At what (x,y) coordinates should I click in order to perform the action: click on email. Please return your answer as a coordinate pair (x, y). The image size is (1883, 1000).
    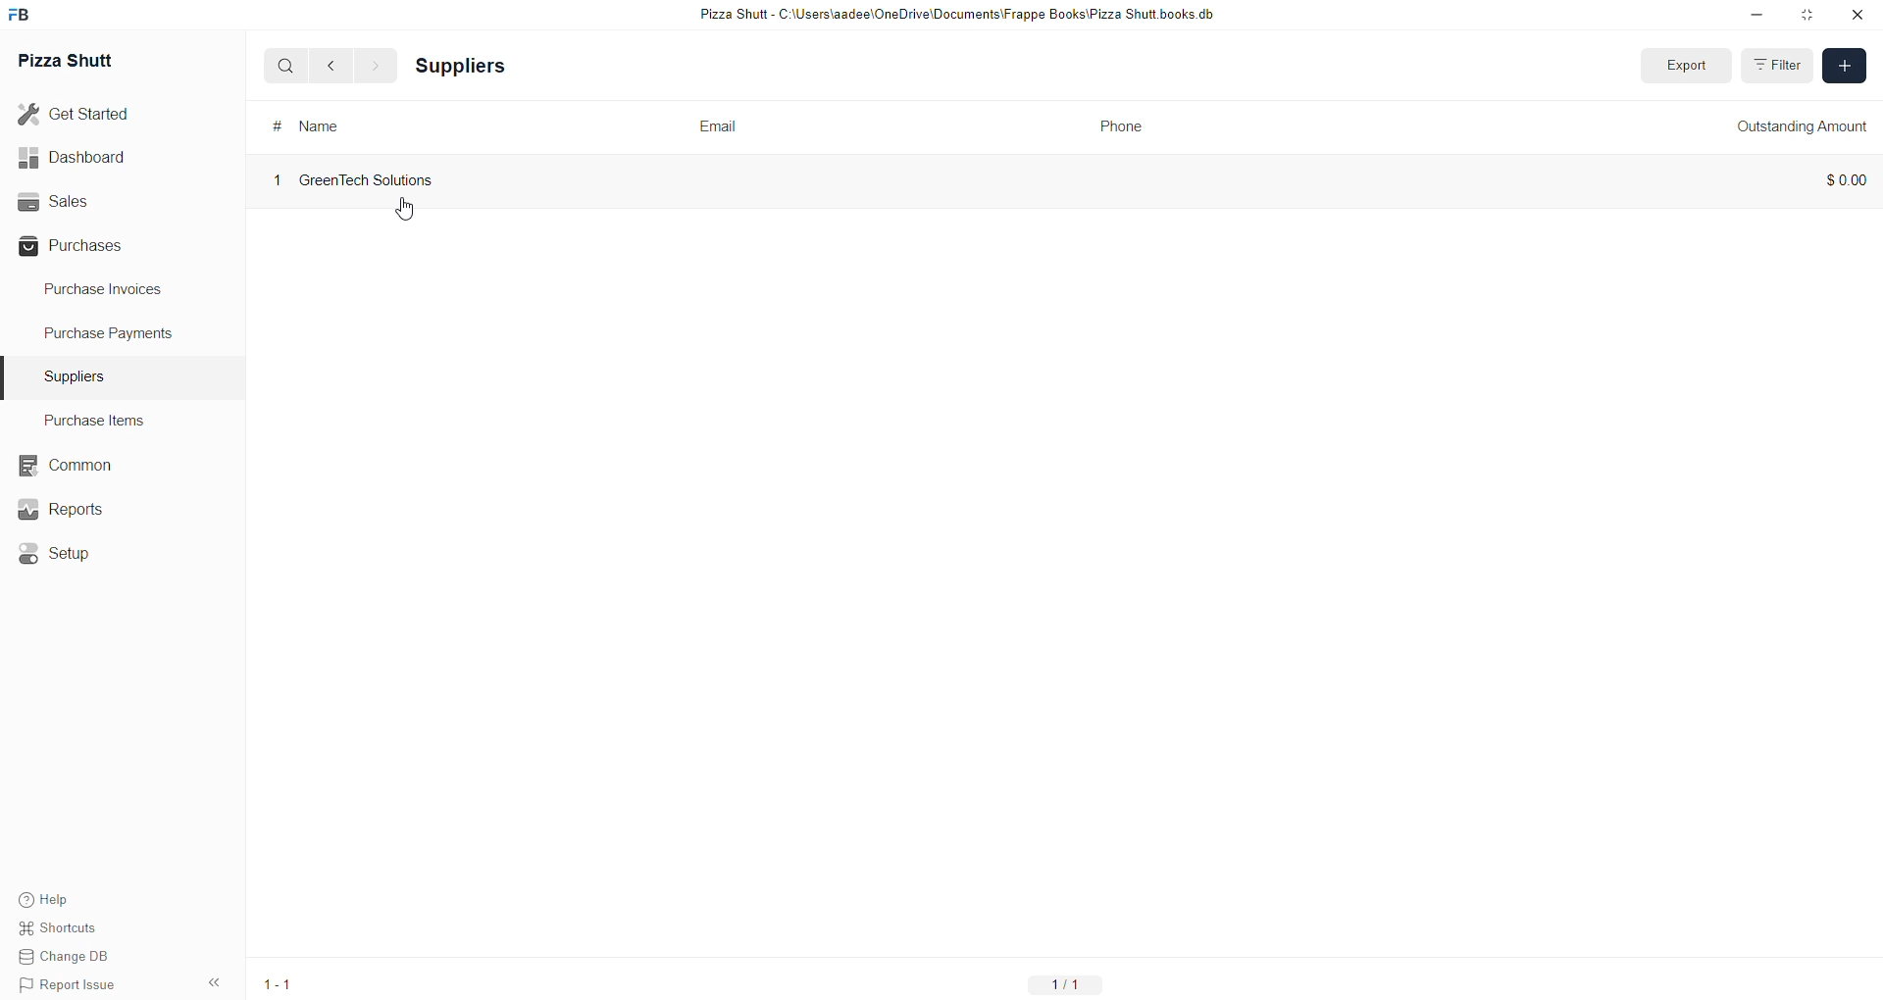
    Looking at the image, I should click on (720, 124).